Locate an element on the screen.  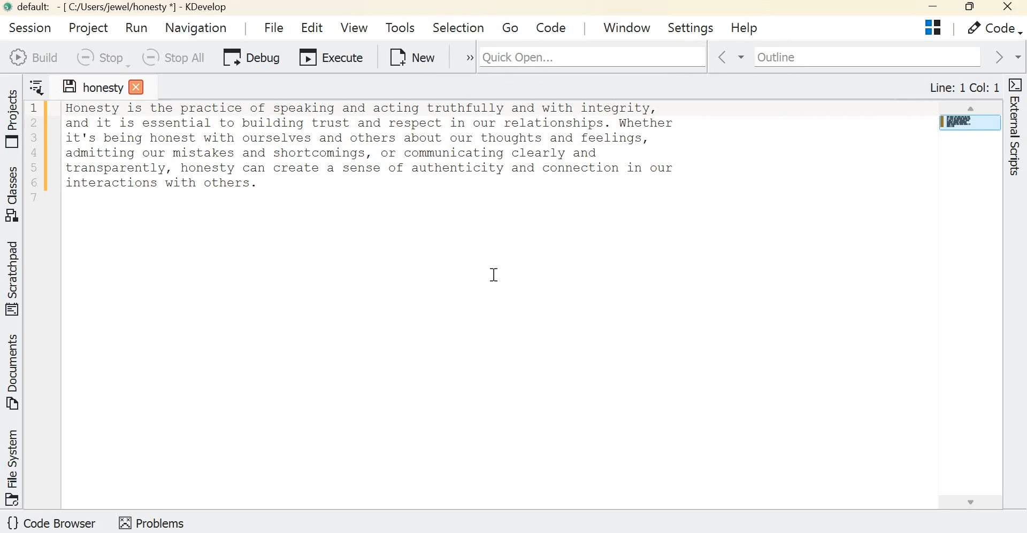
Toggle 'problems' tool view is located at coordinates (151, 522).